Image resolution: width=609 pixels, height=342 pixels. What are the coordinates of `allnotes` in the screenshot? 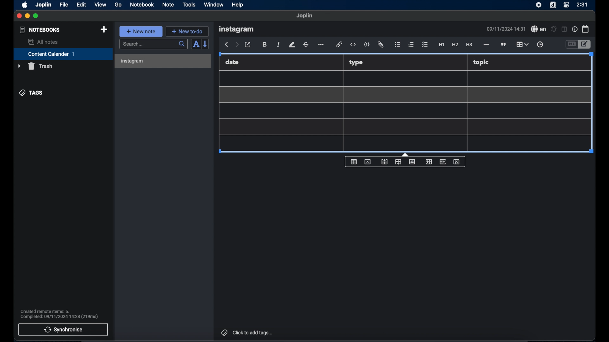 It's located at (43, 42).